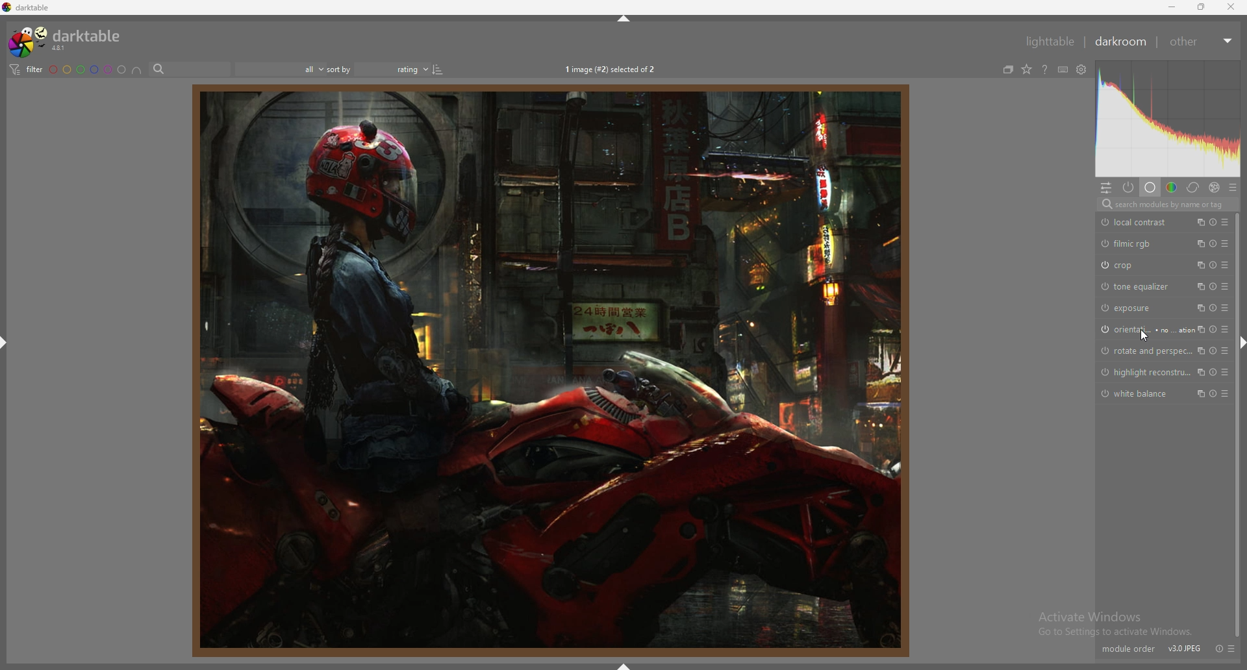  Describe the element at coordinates (438, 69) in the screenshot. I see `reverse sort order` at that location.